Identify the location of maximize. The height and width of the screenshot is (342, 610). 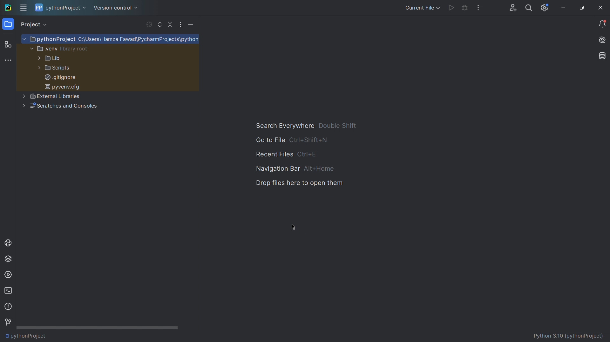
(581, 9).